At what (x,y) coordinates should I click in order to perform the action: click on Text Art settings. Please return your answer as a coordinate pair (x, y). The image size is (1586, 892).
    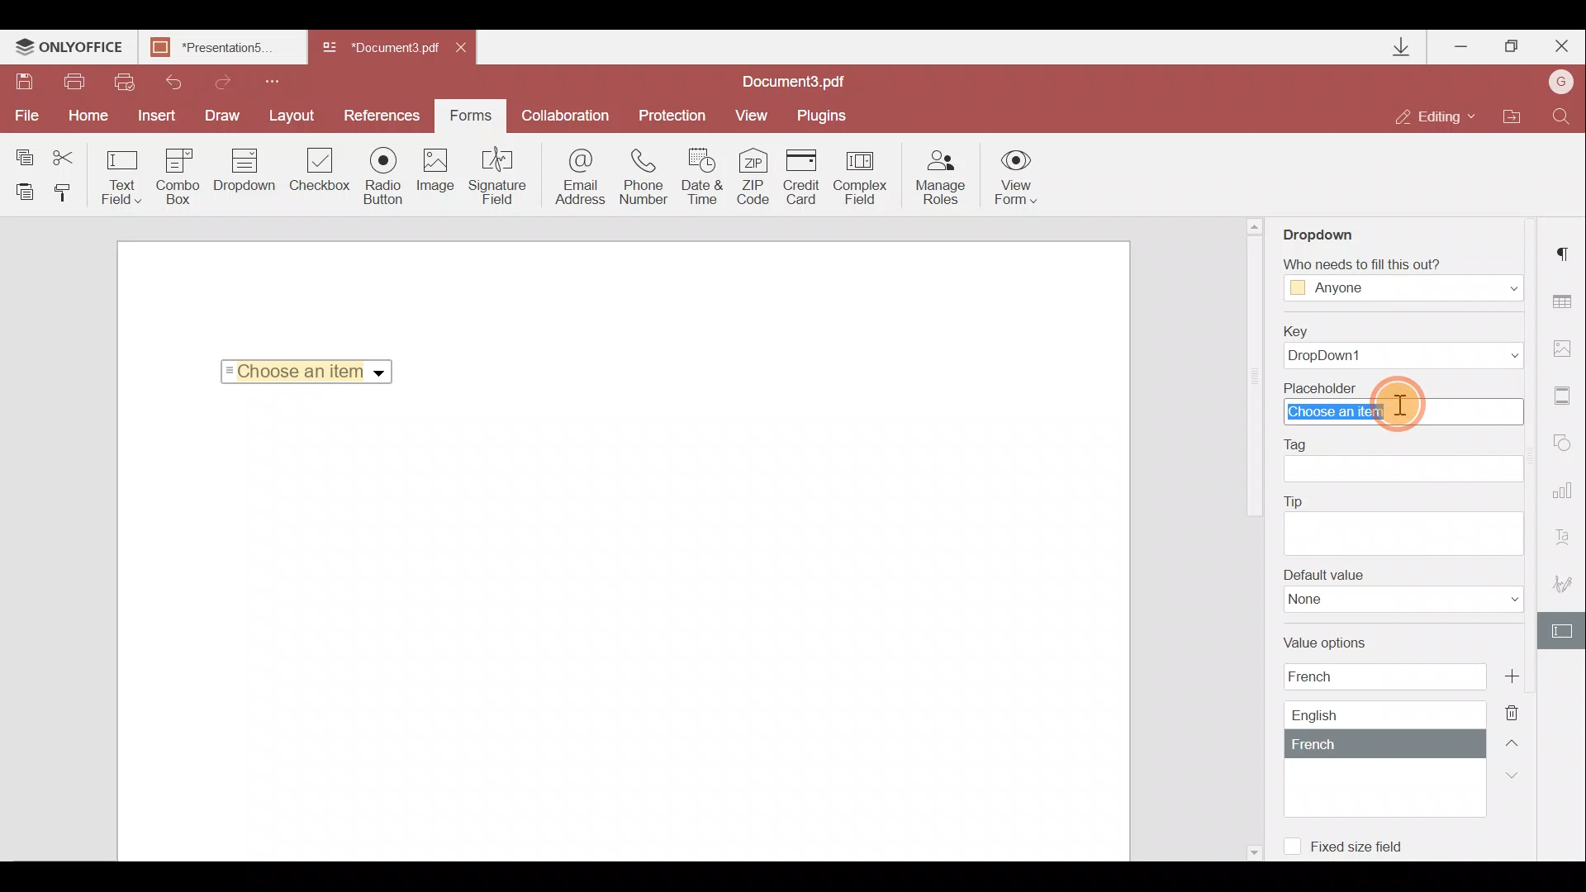
    Looking at the image, I should click on (1567, 542).